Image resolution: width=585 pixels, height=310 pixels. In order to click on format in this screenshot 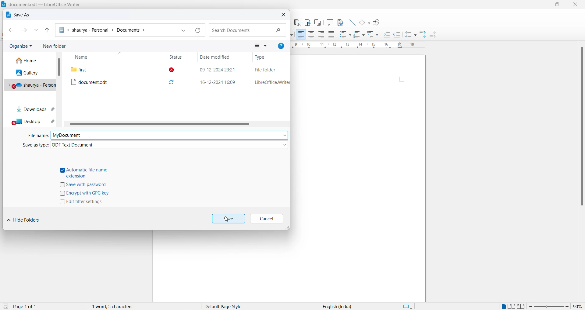, I will do `click(169, 146)`.